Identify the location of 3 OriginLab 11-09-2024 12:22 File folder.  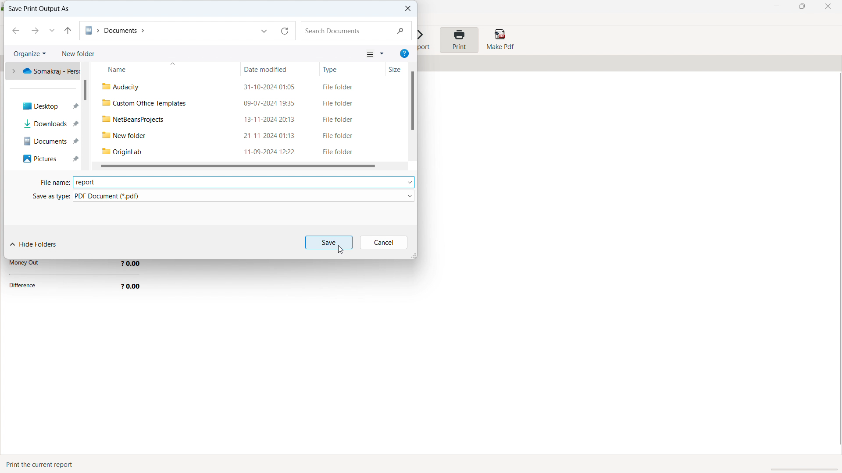
(244, 151).